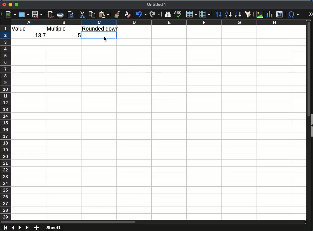 The width and height of the screenshot is (313, 231). I want to click on sort, so click(218, 15).